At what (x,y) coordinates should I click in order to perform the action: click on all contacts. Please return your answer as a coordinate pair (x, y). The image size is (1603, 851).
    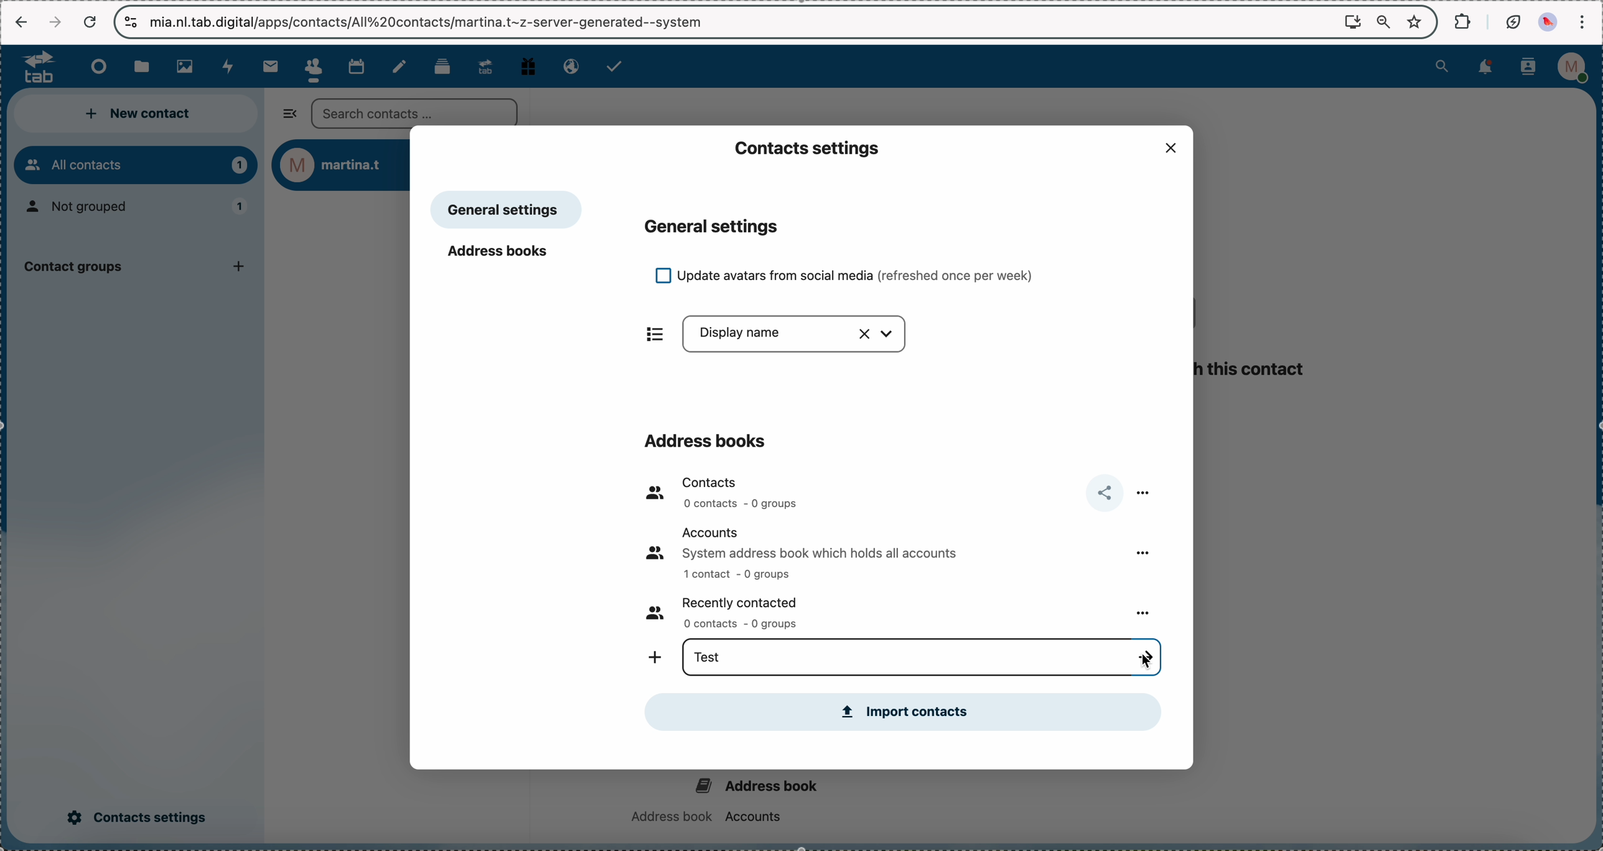
    Looking at the image, I should click on (135, 165).